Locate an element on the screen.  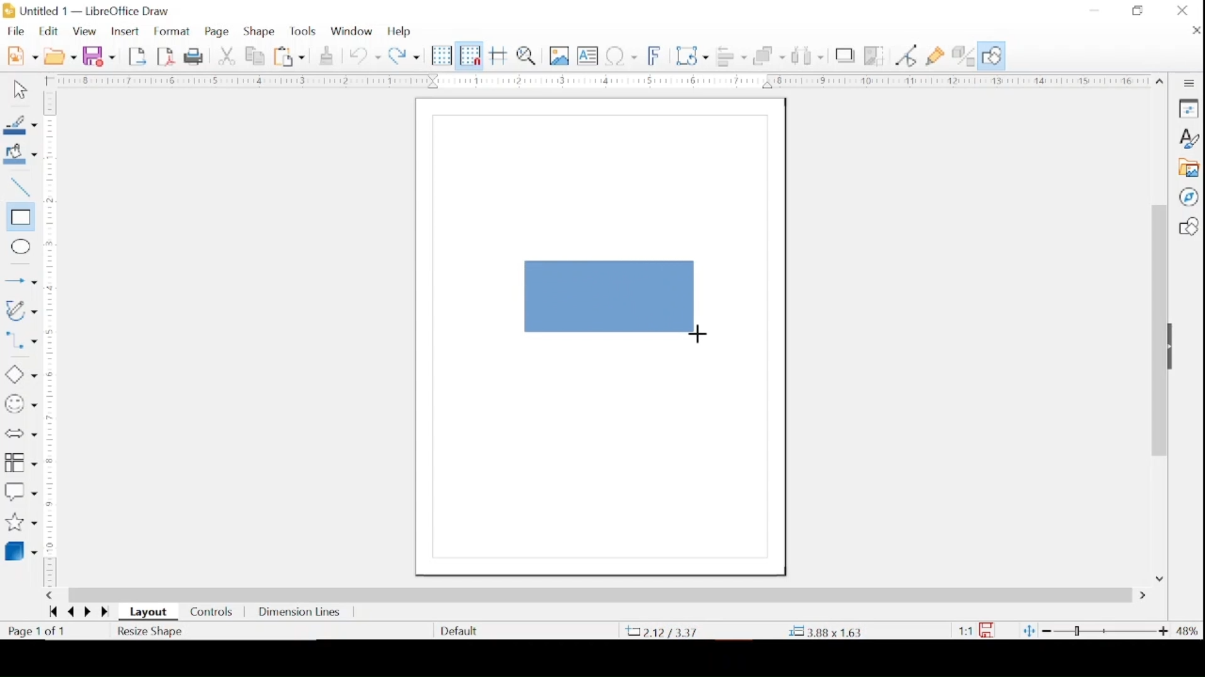
insert special characters is located at coordinates (621, 55).